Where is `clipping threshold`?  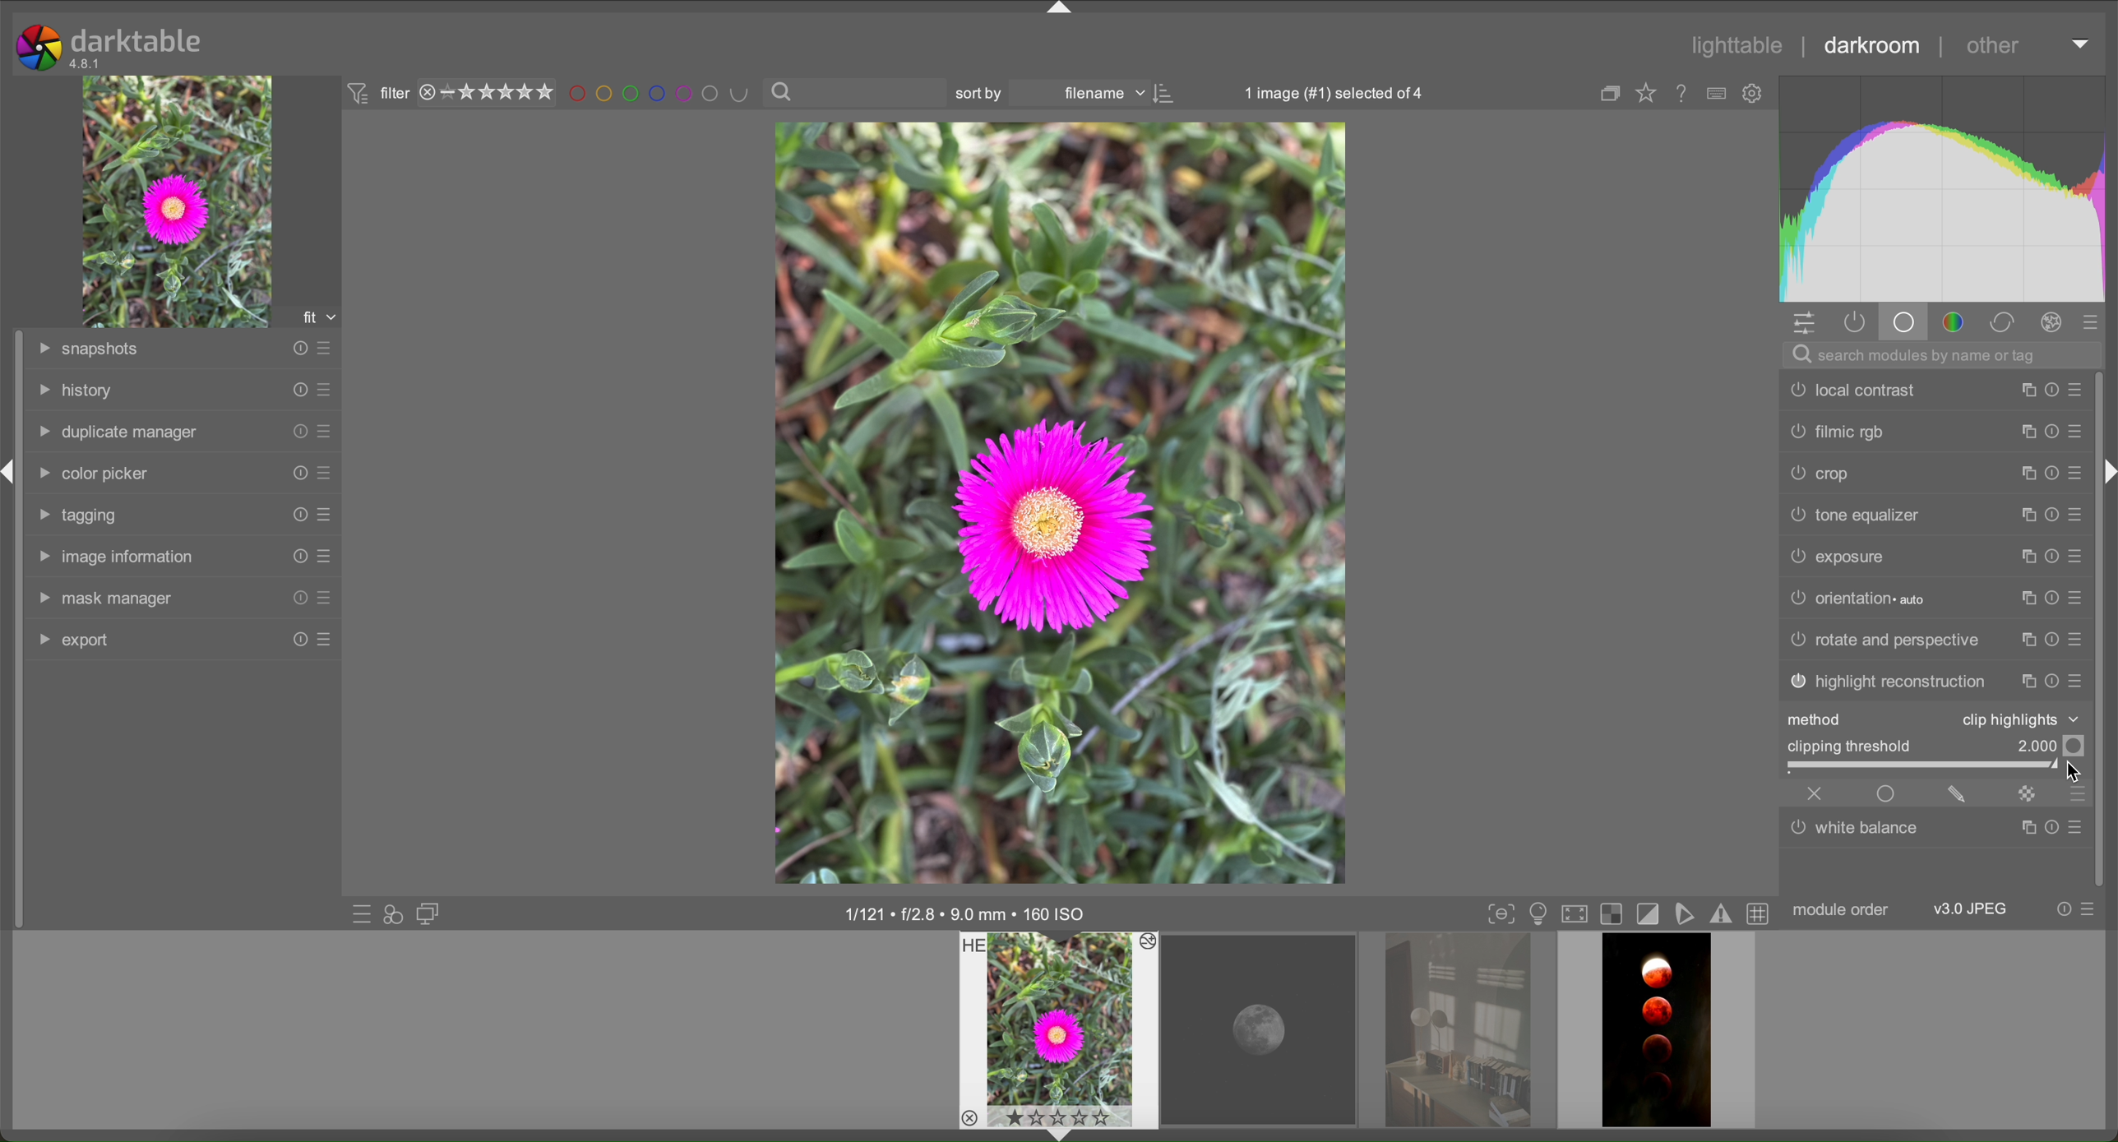
clipping threshold is located at coordinates (1850, 745).